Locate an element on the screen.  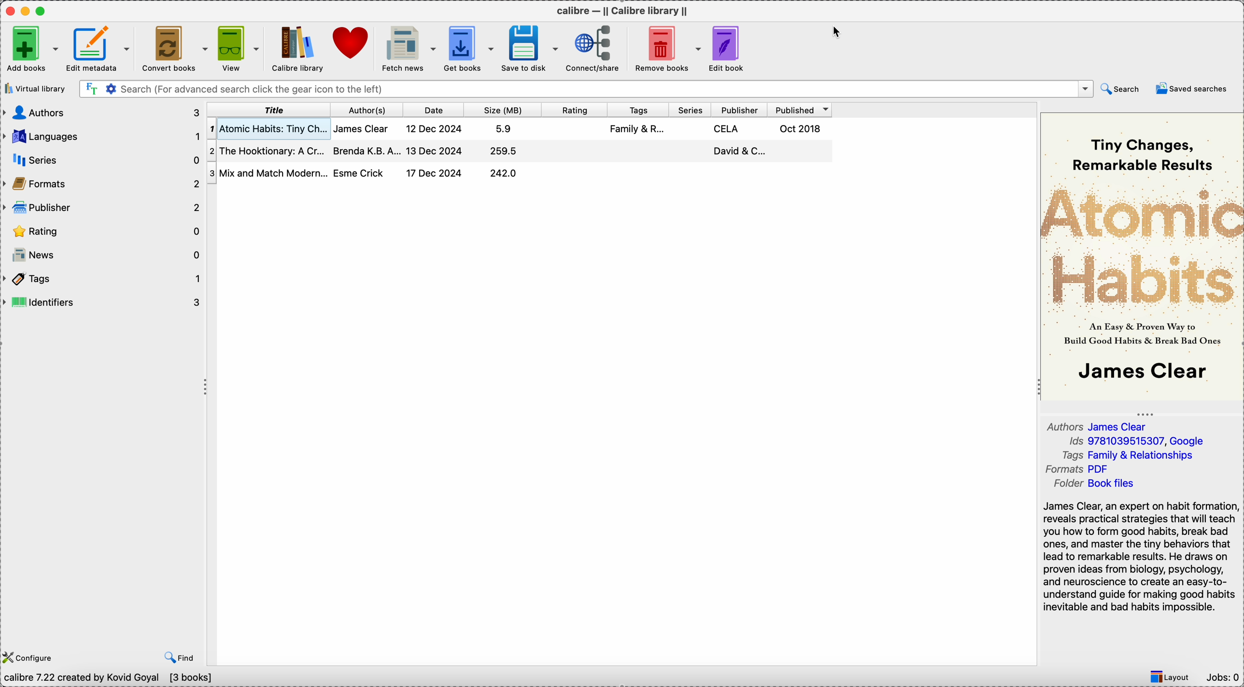
maximize is located at coordinates (42, 10).